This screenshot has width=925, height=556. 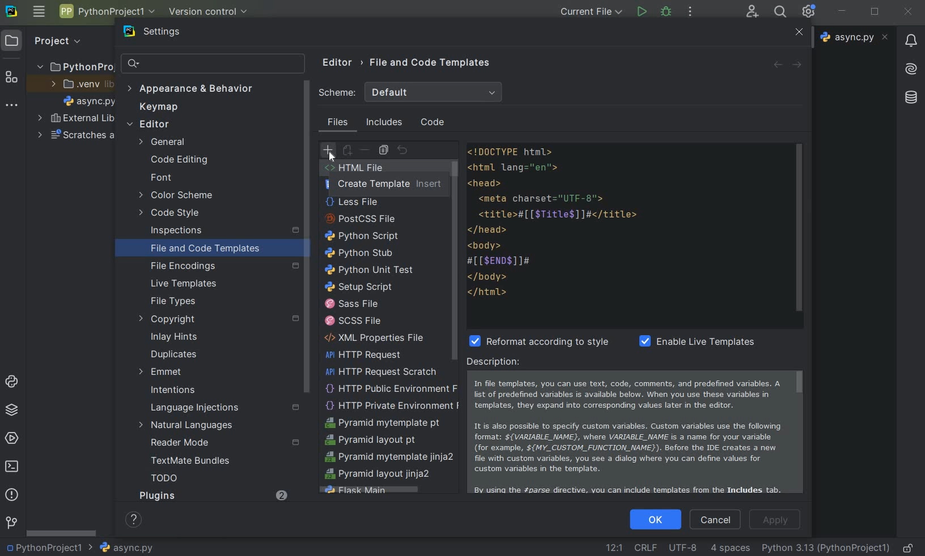 I want to click on live templates, so click(x=192, y=284).